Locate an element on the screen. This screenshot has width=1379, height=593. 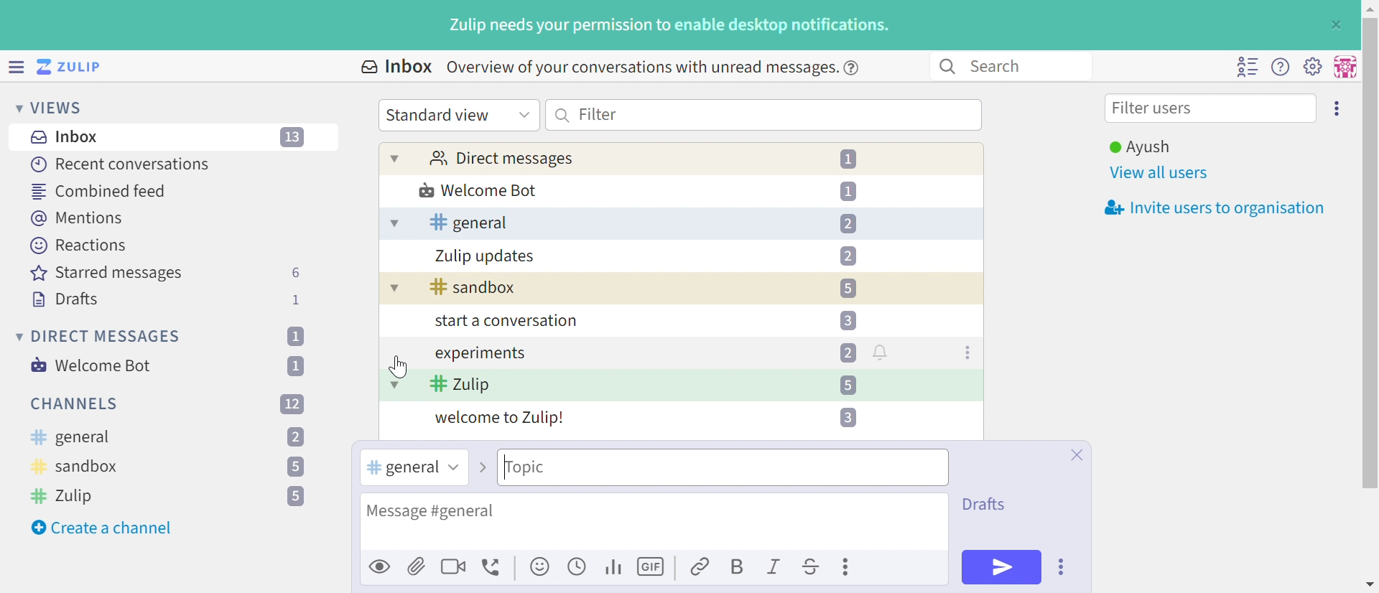
5 is located at coordinates (847, 385).